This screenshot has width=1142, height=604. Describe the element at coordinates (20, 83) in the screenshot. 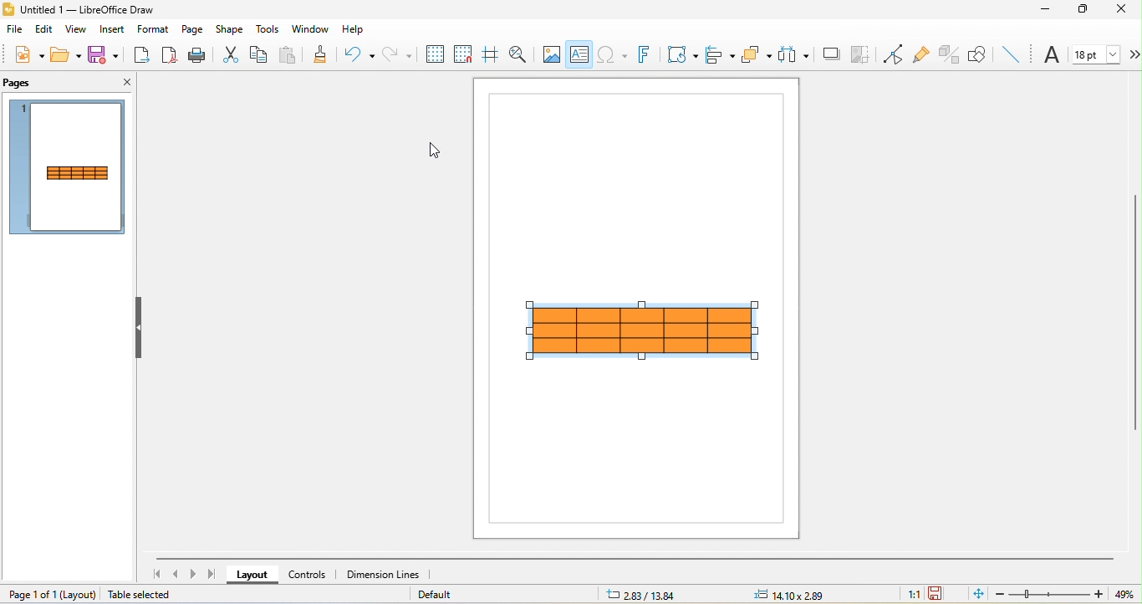

I see `pages` at that location.